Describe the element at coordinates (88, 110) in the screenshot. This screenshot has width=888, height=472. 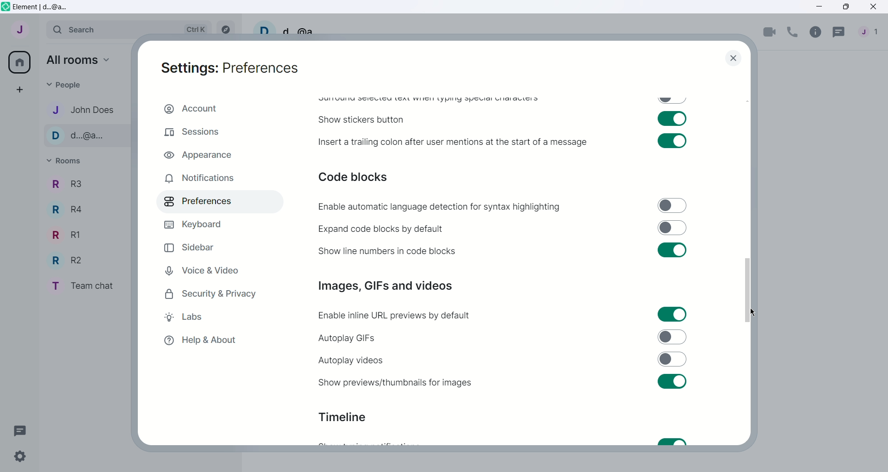
I see `John Does - Contact name` at that location.